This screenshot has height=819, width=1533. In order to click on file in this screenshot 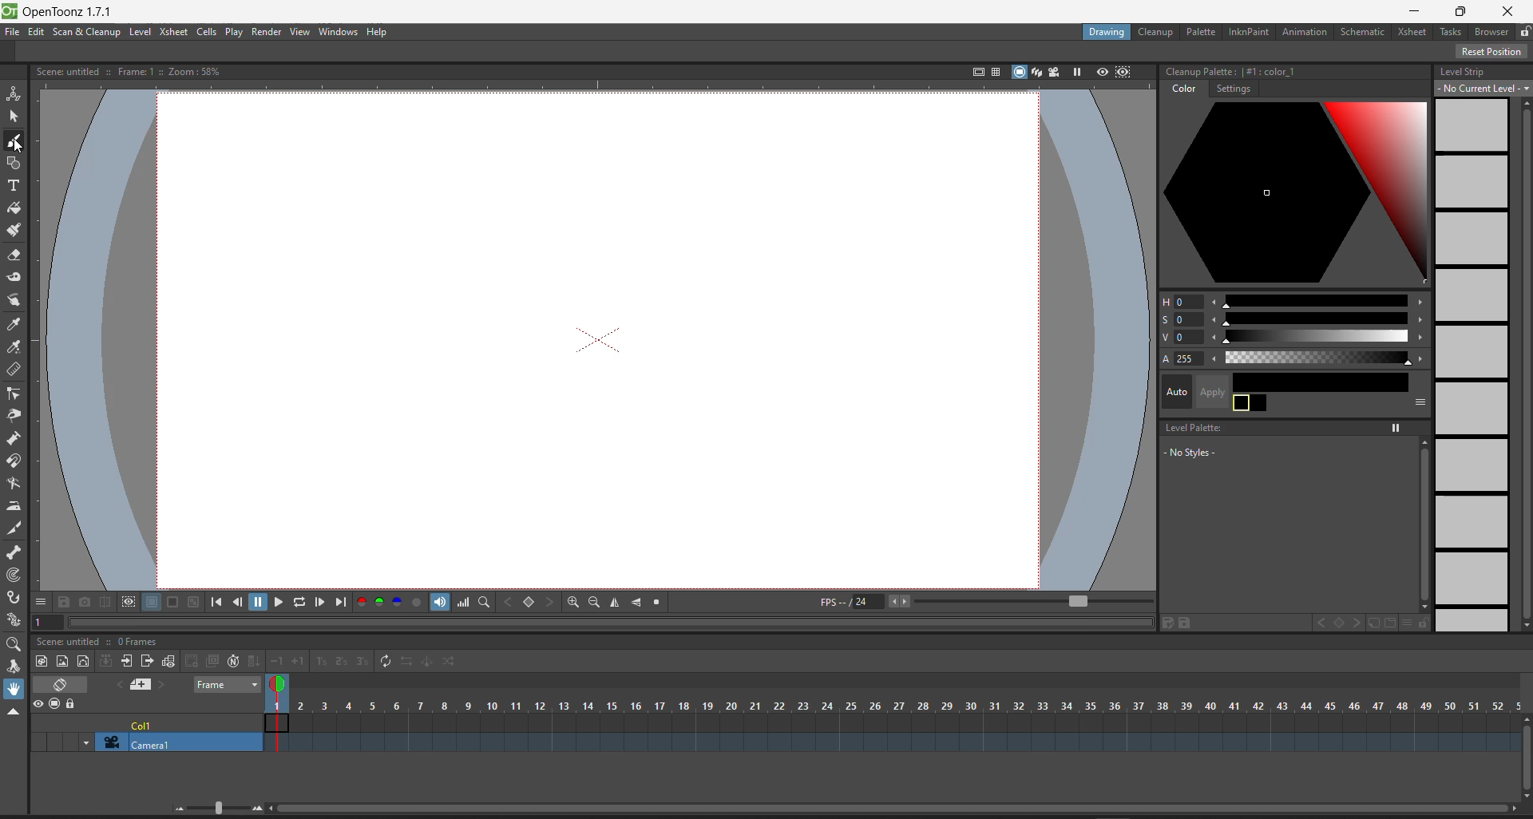, I will do `click(12, 31)`.